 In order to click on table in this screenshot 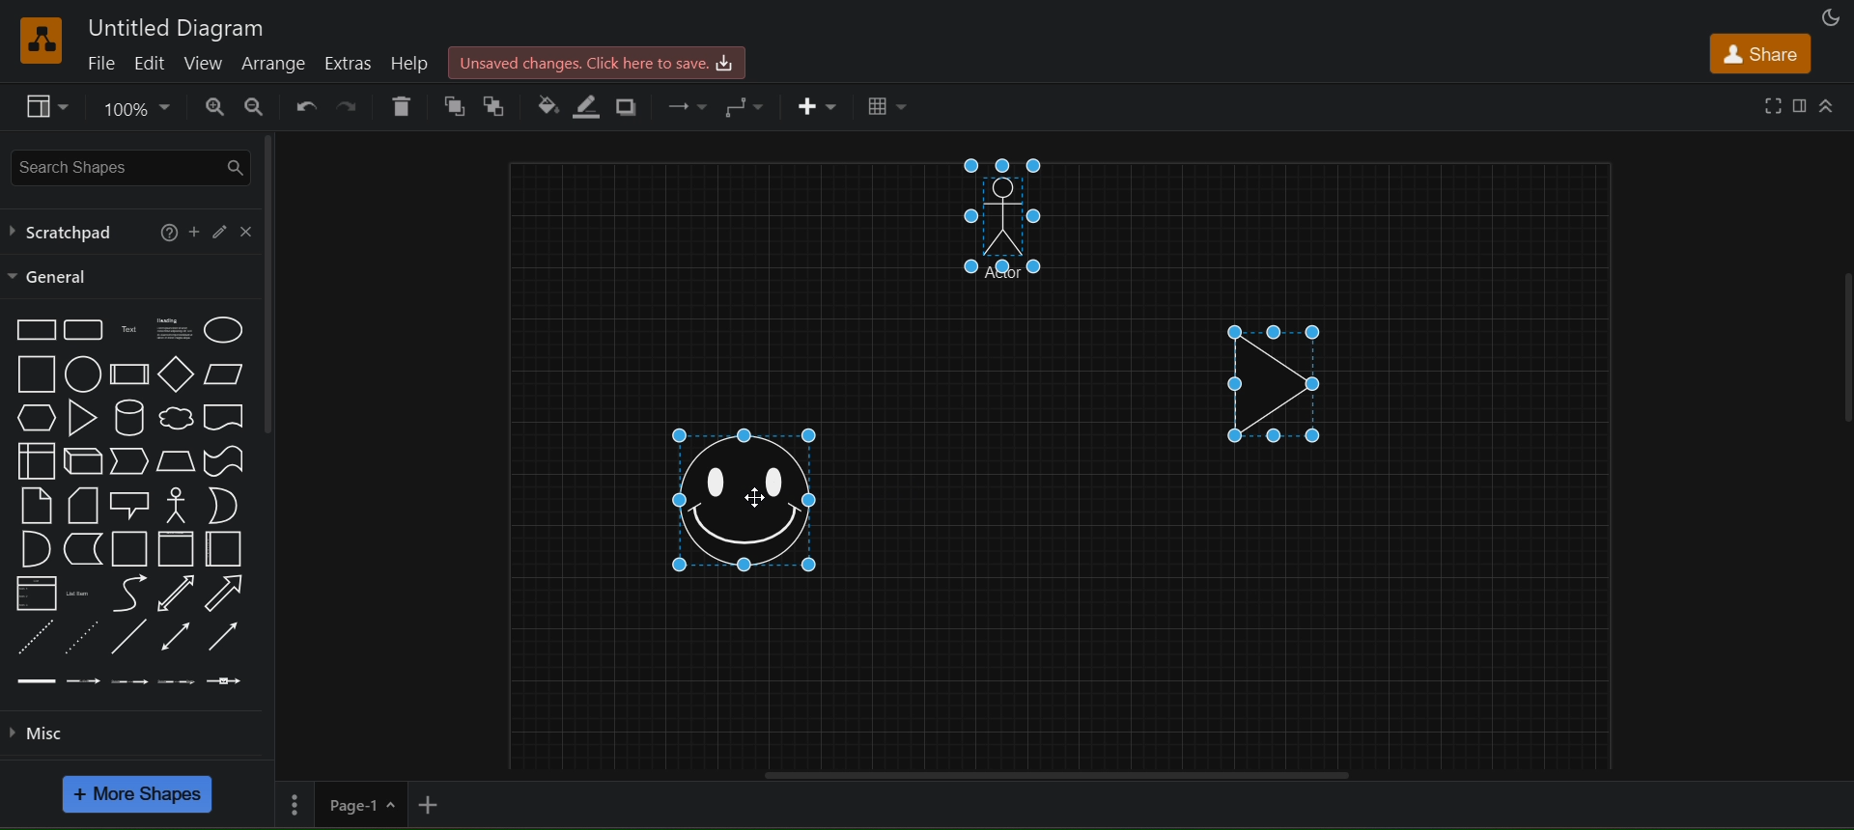, I will do `click(886, 108)`.